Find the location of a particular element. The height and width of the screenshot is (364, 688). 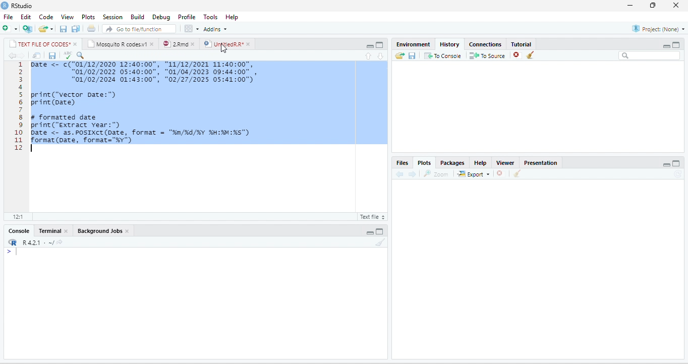

save is located at coordinates (64, 29).